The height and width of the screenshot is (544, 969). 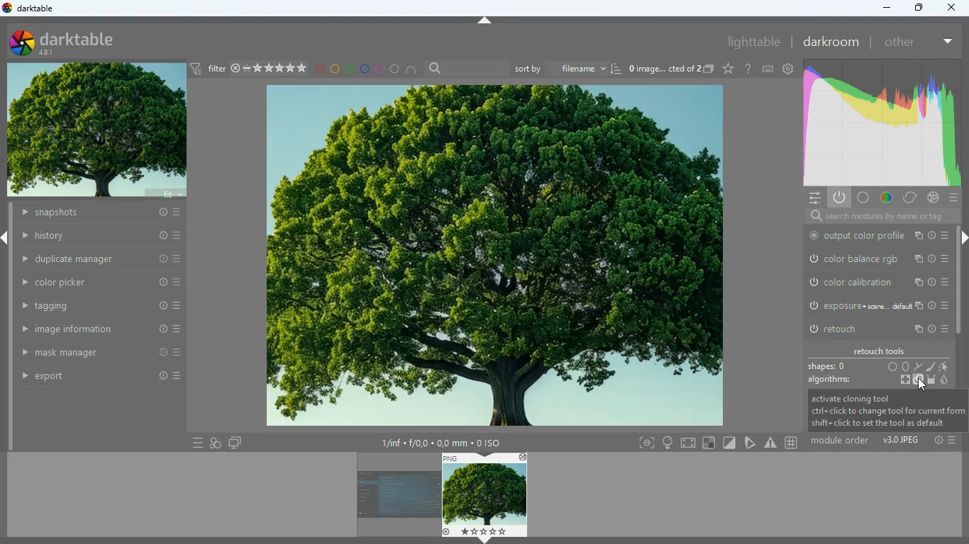 I want to click on color calibration, so click(x=876, y=283).